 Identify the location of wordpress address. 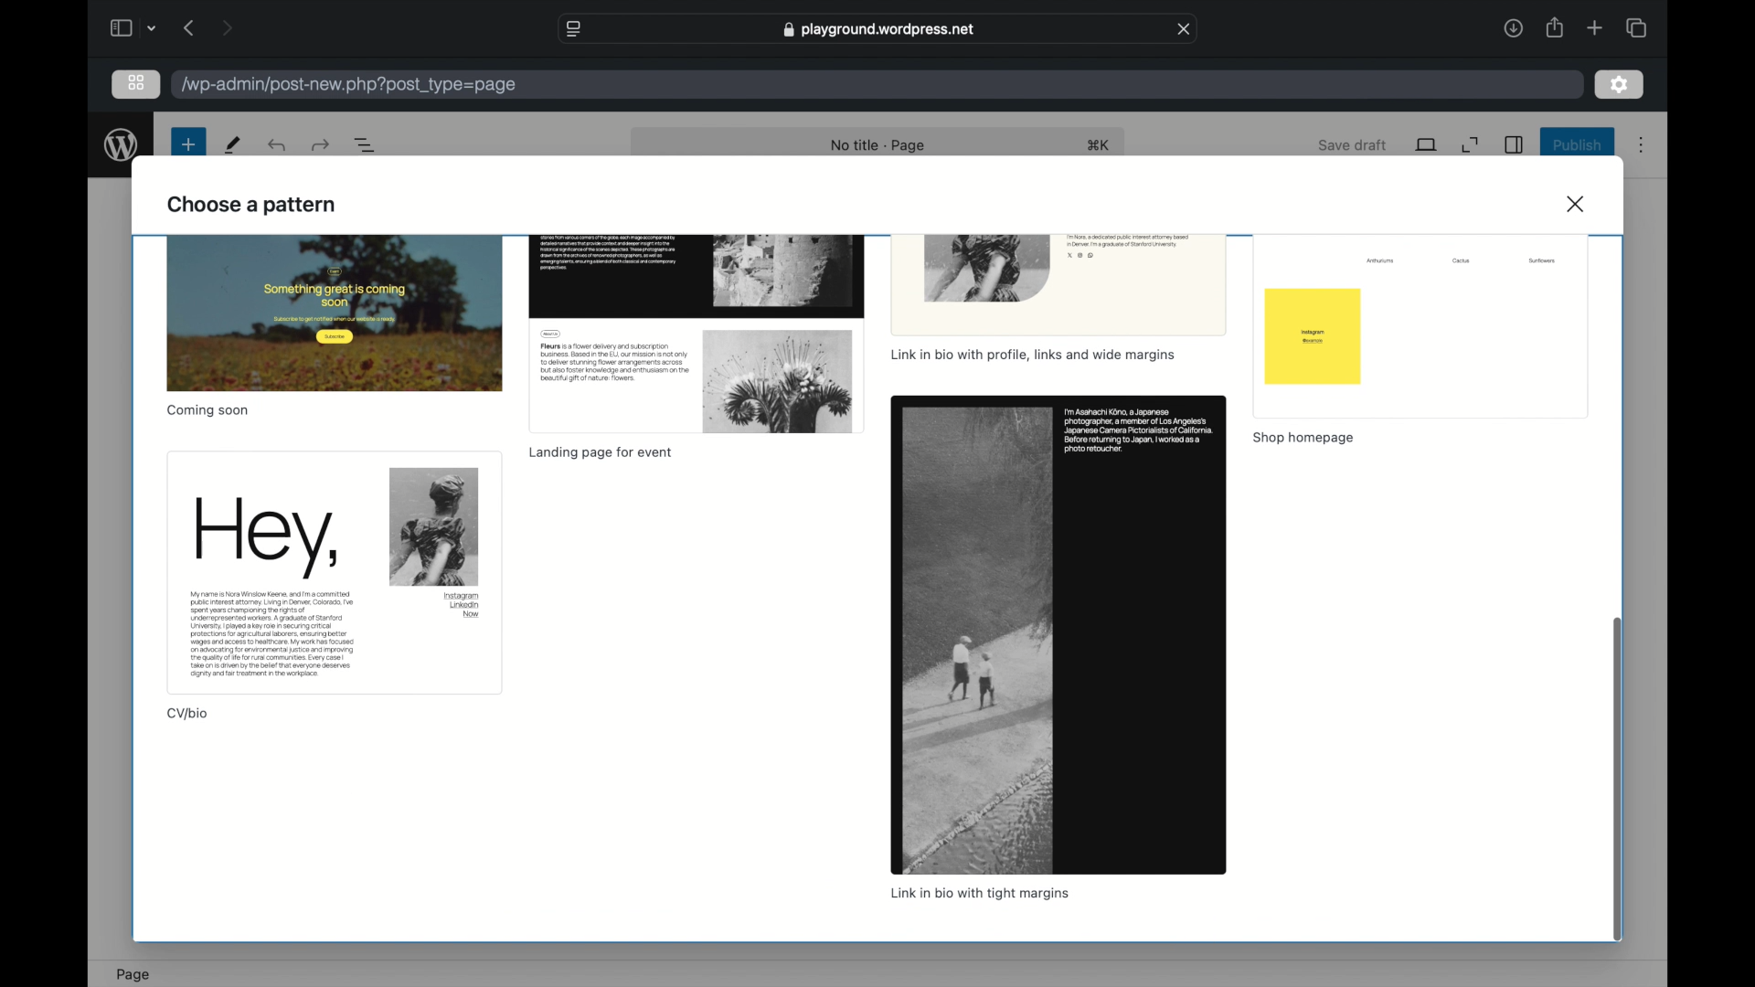
(349, 85).